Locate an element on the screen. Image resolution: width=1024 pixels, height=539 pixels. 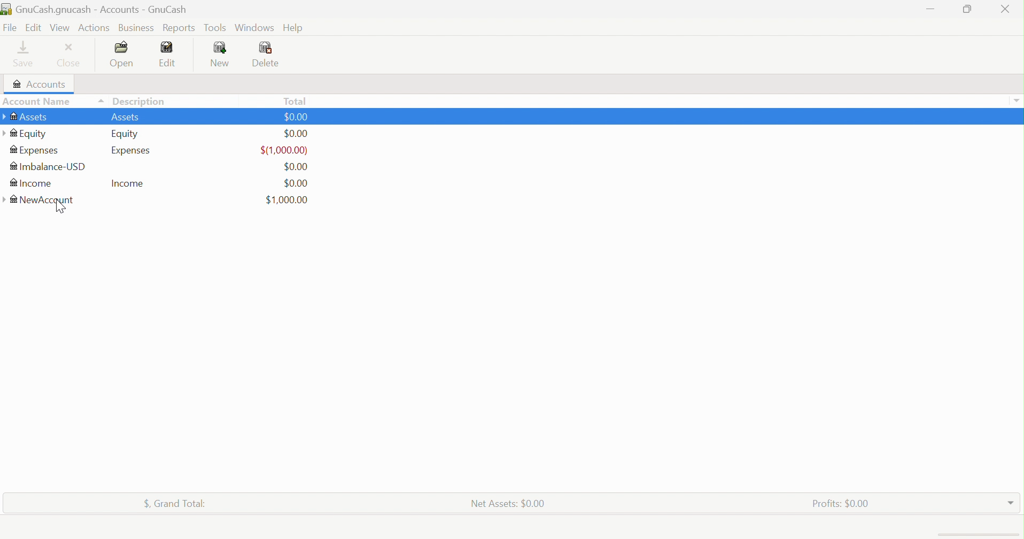
Expenses is located at coordinates (35, 151).